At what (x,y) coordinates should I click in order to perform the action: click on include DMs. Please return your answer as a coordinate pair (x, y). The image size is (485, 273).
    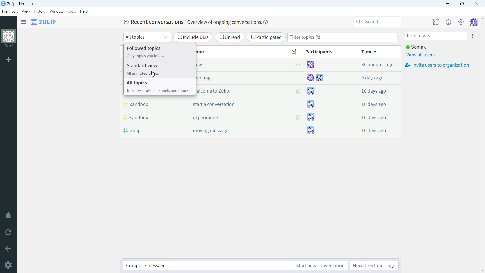
    Looking at the image, I should click on (192, 37).